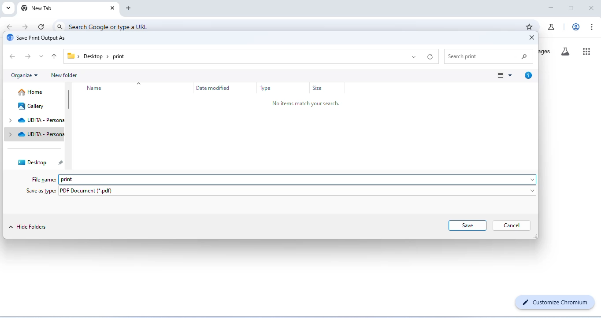 Image resolution: width=601 pixels, height=318 pixels. Describe the element at coordinates (308, 104) in the screenshot. I see `no items match your search` at that location.